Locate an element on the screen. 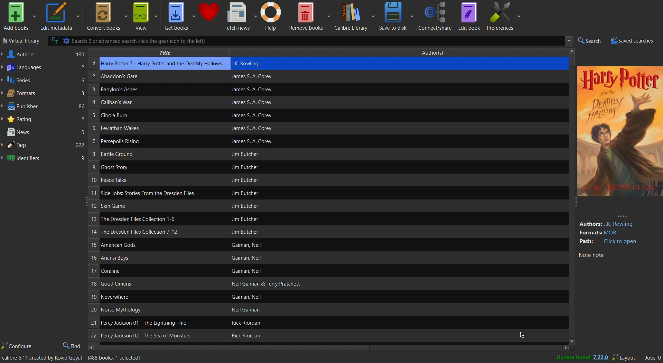 This screenshot has height=363, width=663. Book name is located at coordinates (152, 179).